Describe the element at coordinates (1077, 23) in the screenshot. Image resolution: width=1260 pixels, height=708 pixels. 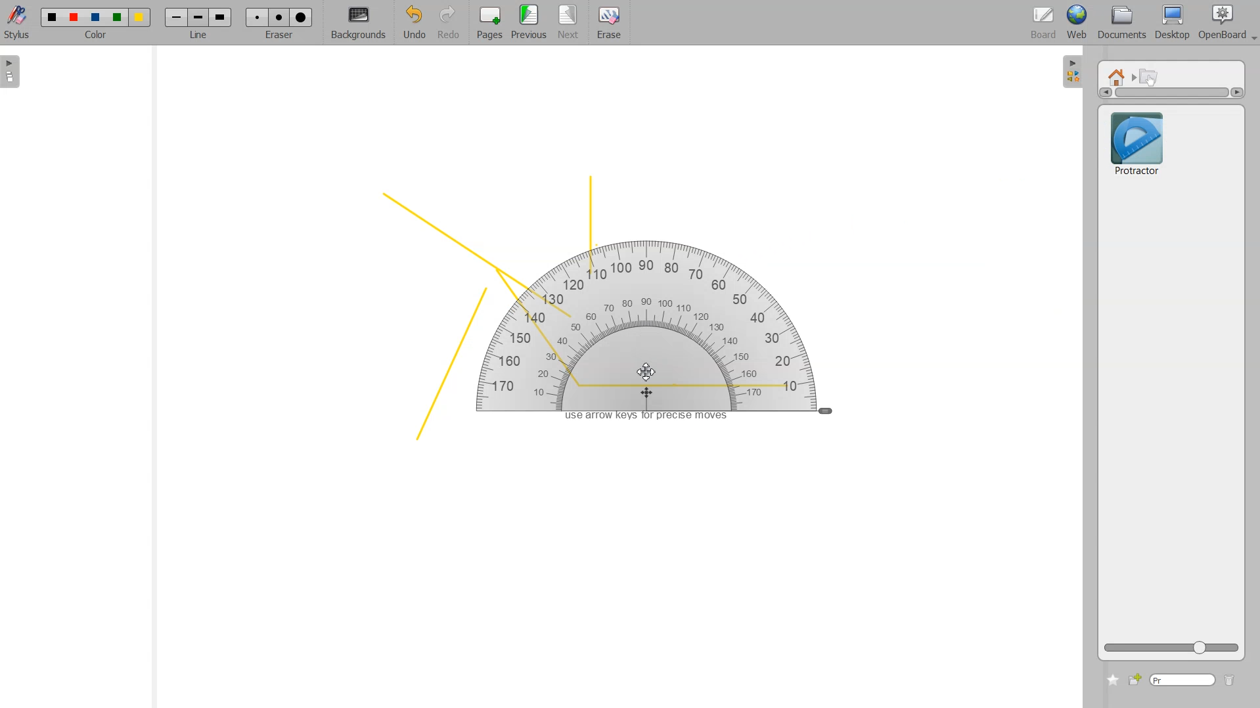
I see `Web` at that location.